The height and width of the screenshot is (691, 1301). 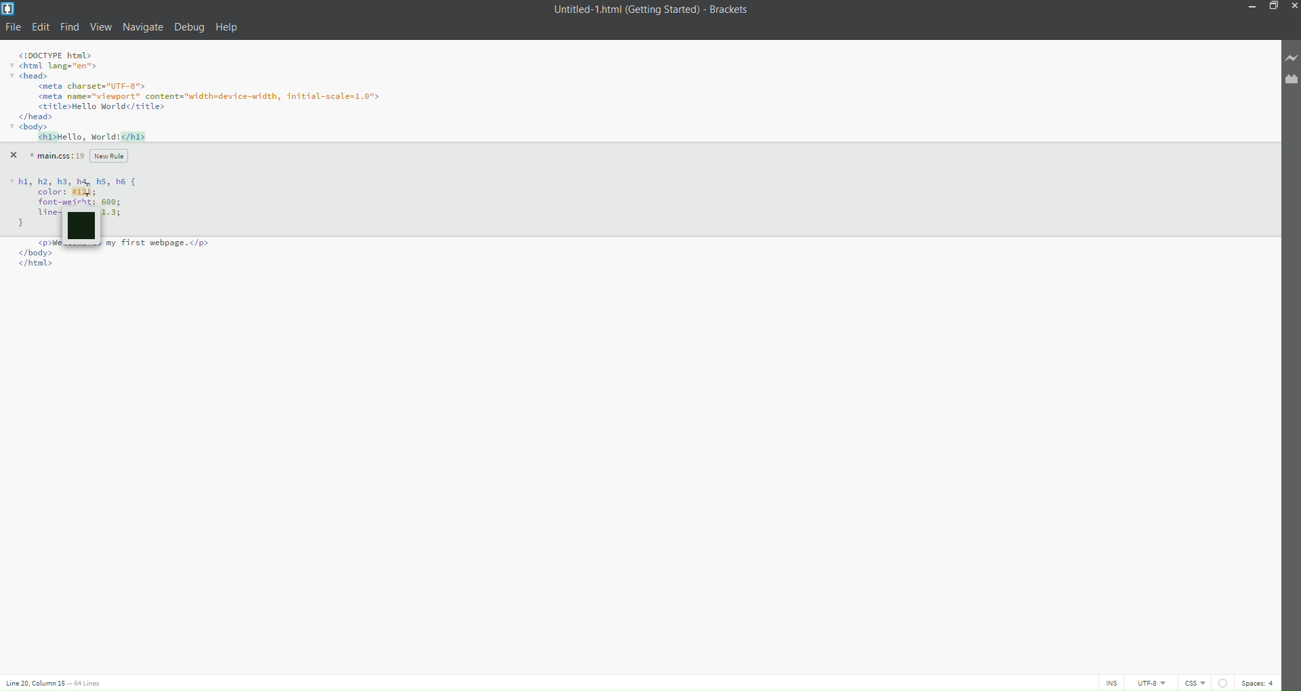 I want to click on debug, so click(x=188, y=30).